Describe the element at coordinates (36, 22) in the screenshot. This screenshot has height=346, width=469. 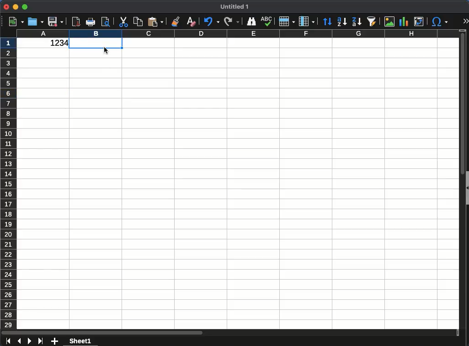
I see `open` at that location.